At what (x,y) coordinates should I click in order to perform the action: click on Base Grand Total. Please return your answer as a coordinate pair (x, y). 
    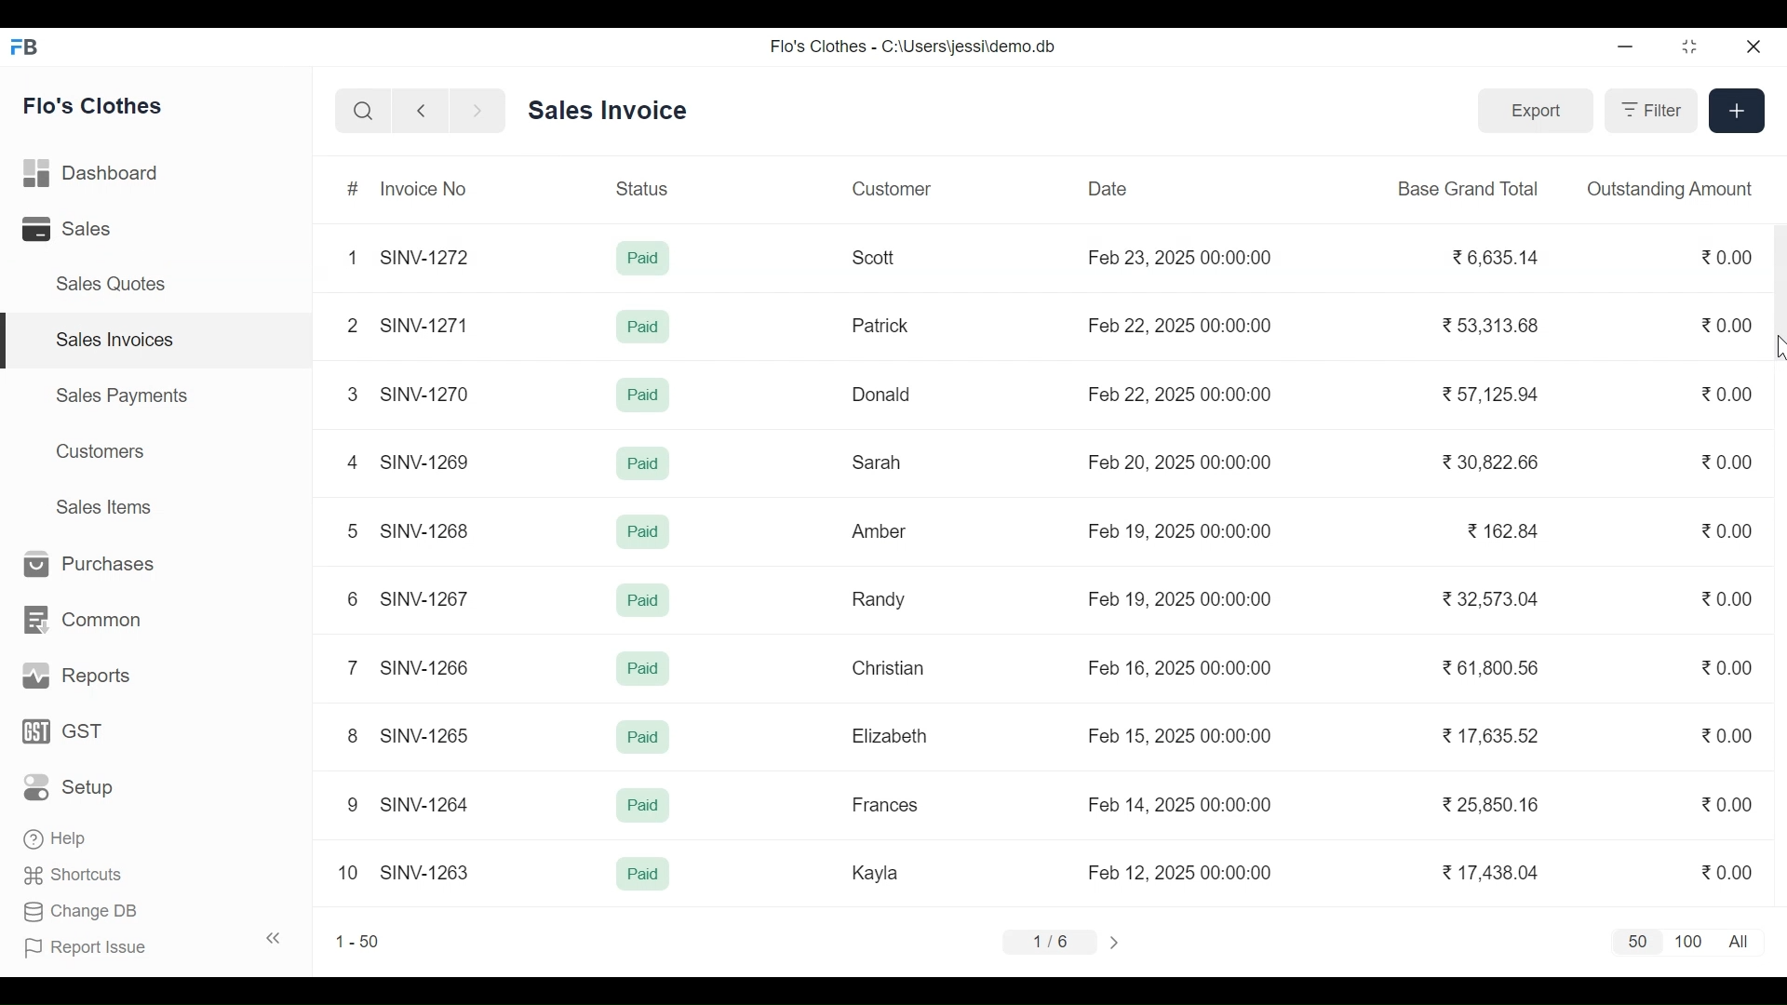
    Looking at the image, I should click on (1471, 187).